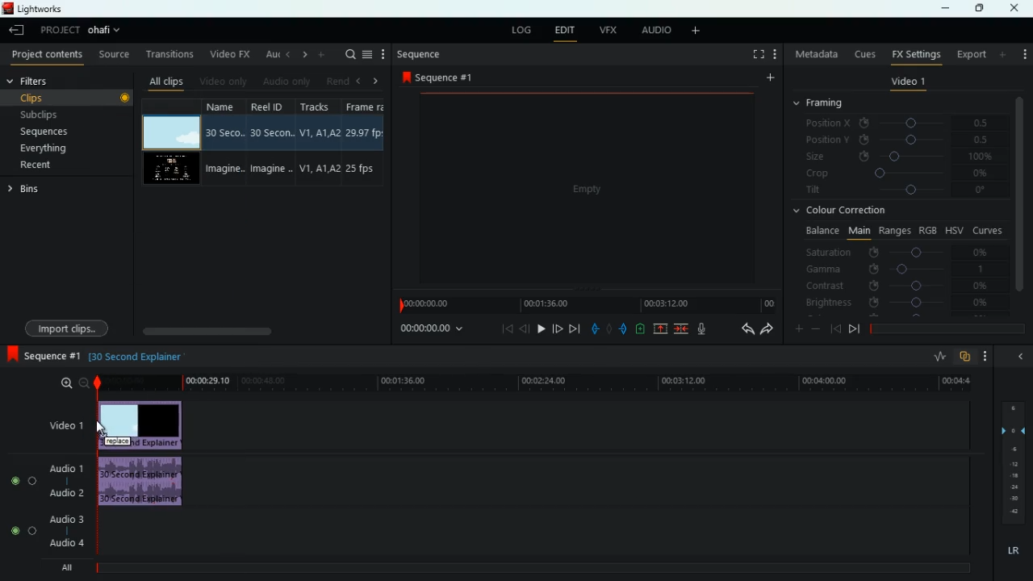 This screenshot has width=1033, height=581. I want to click on audio, so click(284, 81).